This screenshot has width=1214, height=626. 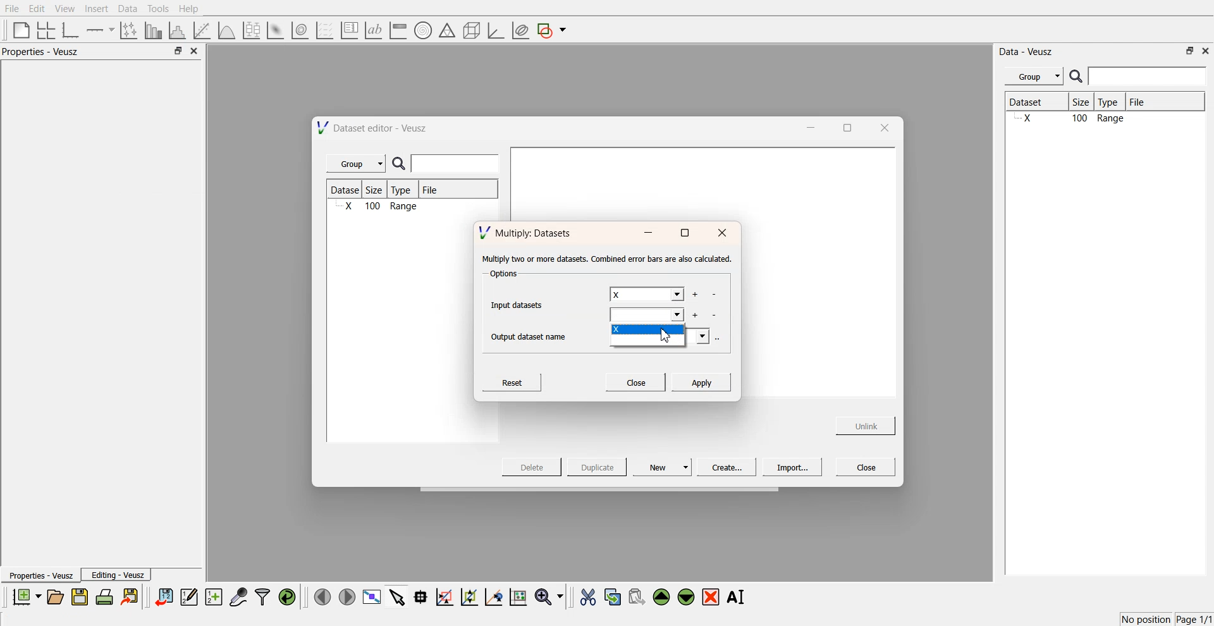 What do you see at coordinates (647, 316) in the screenshot?
I see `input dataset field` at bounding box center [647, 316].